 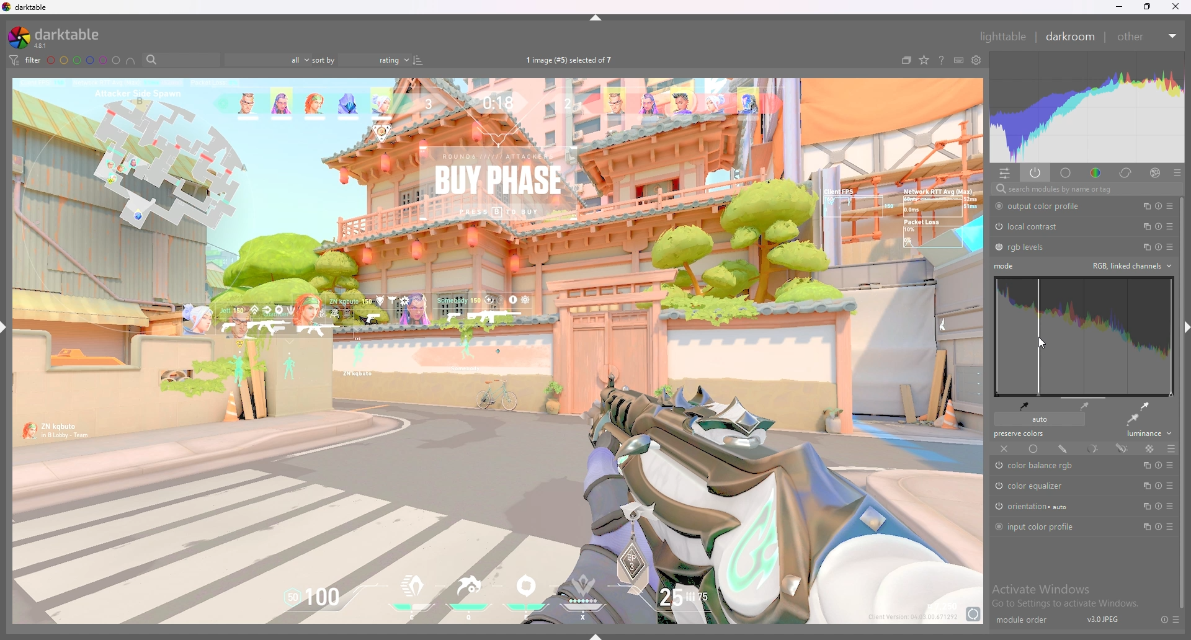 What do you see at coordinates (1172, 448) in the screenshot?
I see `blending options` at bounding box center [1172, 448].